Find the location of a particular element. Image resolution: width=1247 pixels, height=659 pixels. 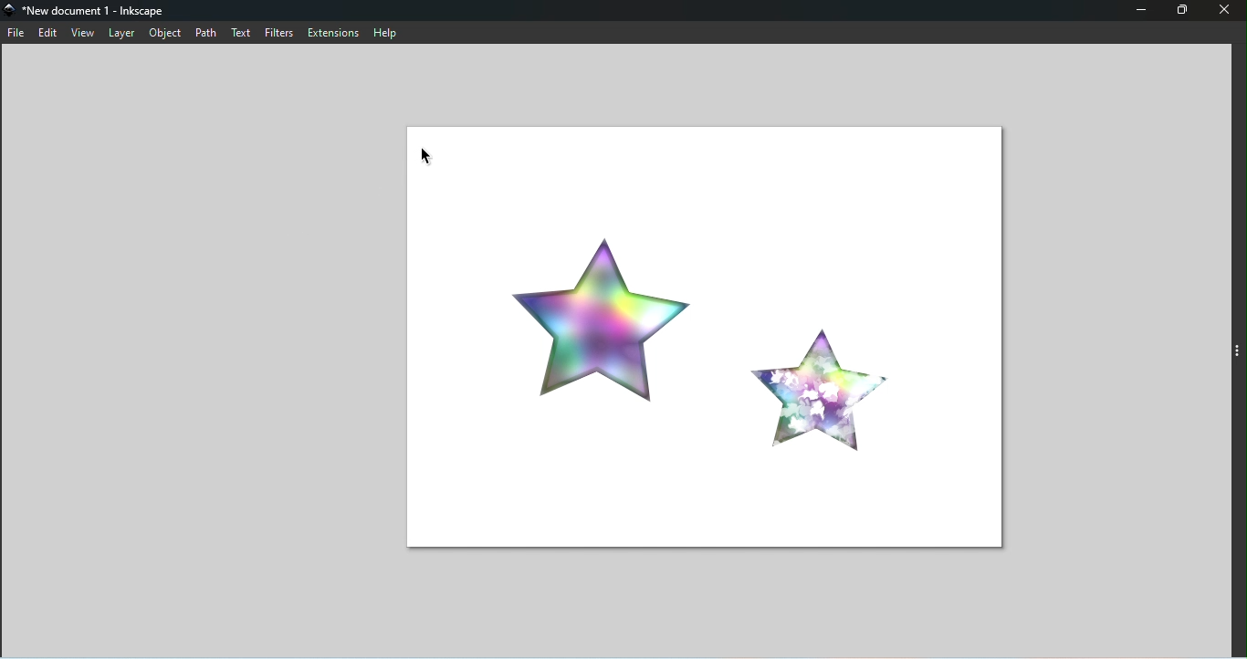

File is located at coordinates (16, 34).